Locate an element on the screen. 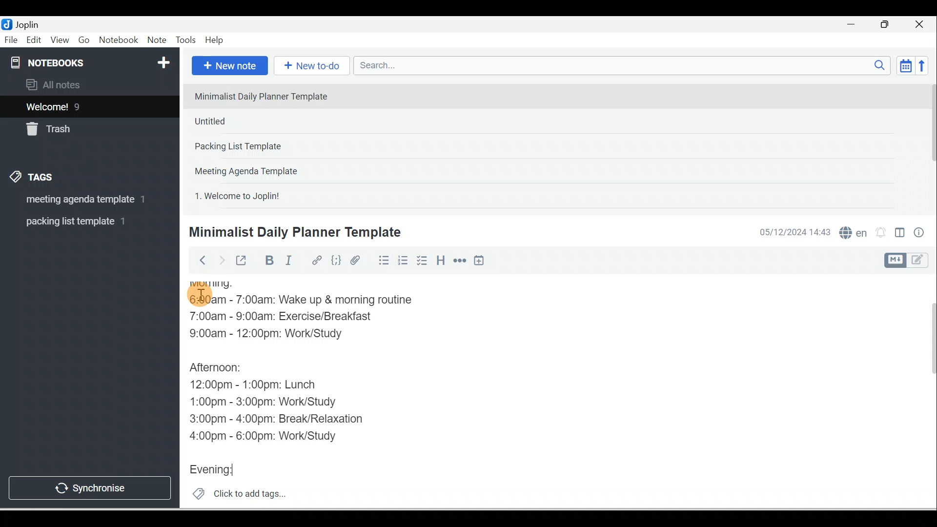  Minimise is located at coordinates (854, 25).